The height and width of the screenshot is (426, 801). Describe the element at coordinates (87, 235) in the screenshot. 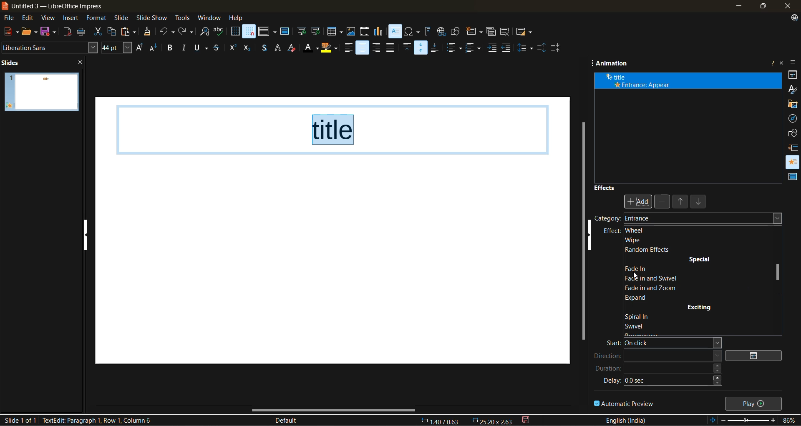

I see `hide` at that location.